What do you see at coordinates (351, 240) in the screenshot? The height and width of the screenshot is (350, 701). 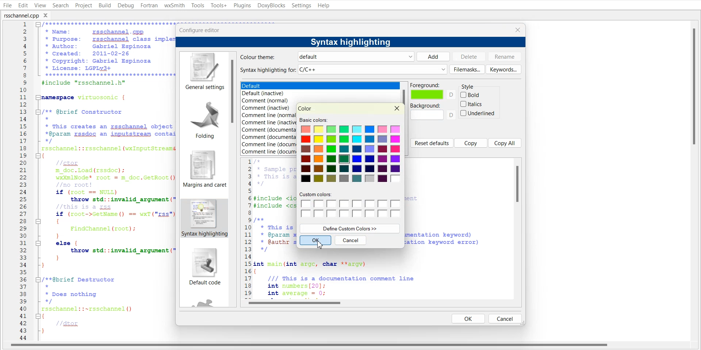 I see `Cancel` at bounding box center [351, 240].